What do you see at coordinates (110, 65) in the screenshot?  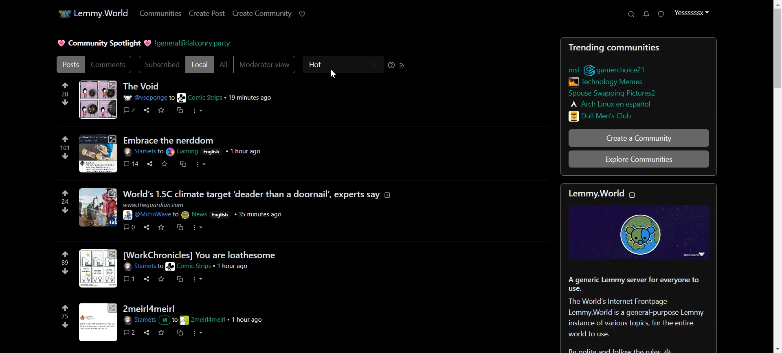 I see `Comments` at bounding box center [110, 65].